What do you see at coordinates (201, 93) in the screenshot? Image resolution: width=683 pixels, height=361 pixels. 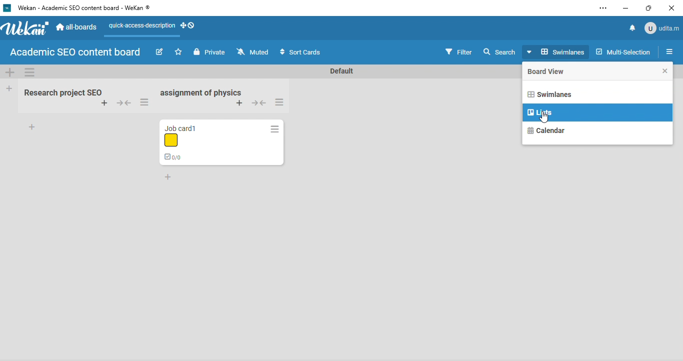 I see `assignment of physics` at bounding box center [201, 93].